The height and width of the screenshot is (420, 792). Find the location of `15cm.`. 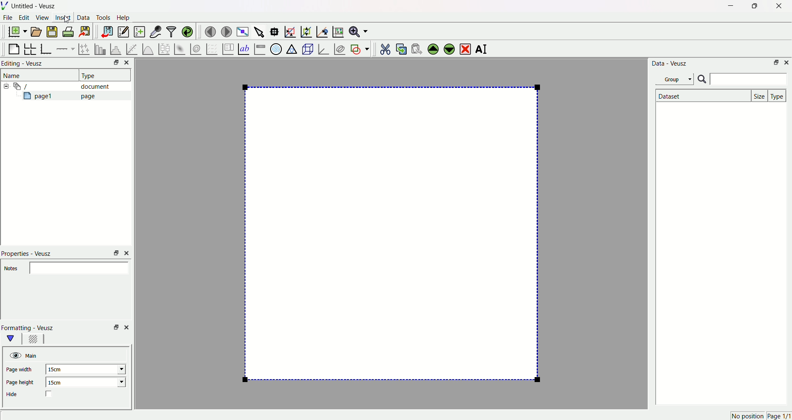

15cm. is located at coordinates (86, 369).